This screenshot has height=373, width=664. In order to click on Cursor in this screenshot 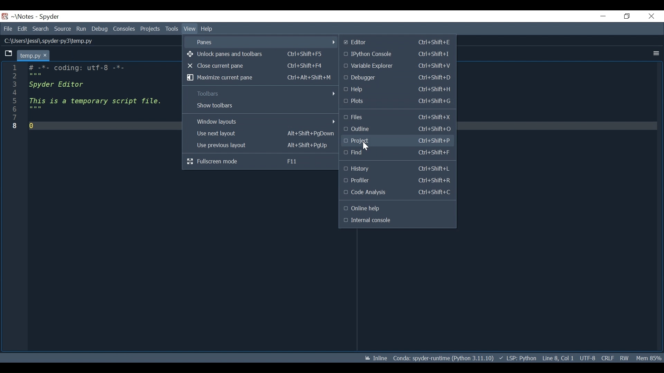, I will do `click(365, 146)`.